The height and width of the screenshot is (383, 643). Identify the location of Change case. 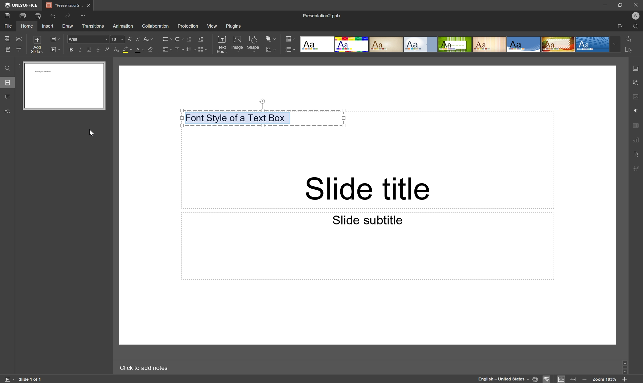
(148, 38).